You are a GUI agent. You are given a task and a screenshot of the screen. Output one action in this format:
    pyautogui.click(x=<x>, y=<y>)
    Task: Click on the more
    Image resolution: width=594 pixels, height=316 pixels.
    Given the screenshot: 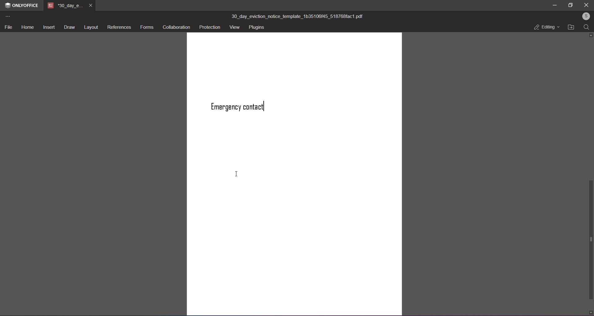 What is the action you would take?
    pyautogui.click(x=7, y=17)
    